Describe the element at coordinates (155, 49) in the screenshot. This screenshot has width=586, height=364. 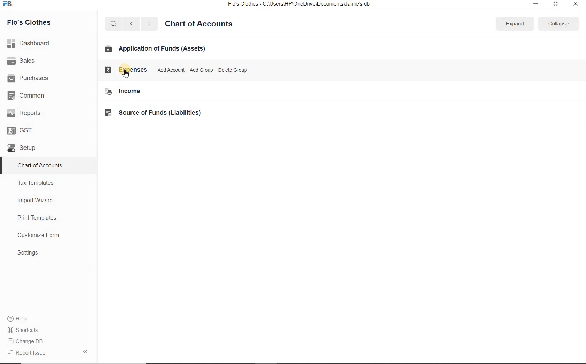
I see `Application of Funds (Assets)` at that location.